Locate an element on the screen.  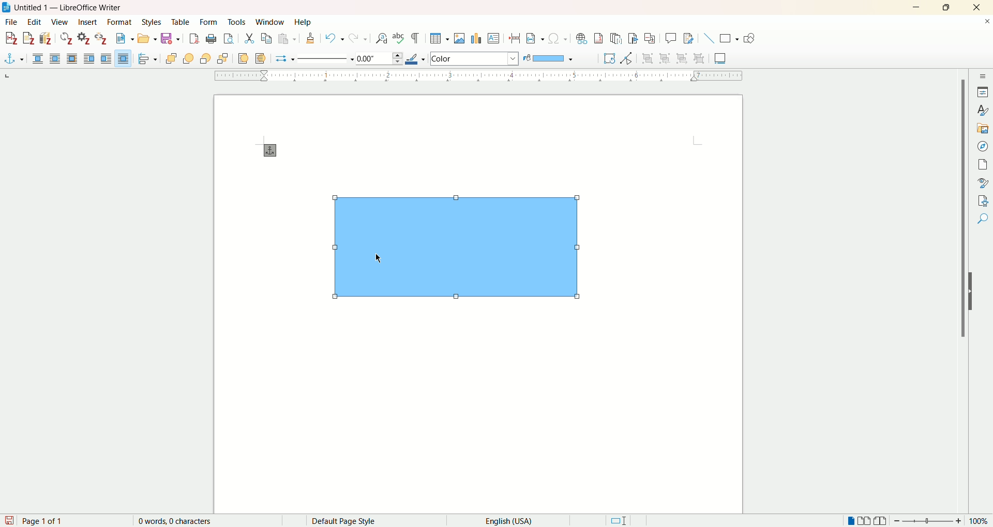
ungroup is located at coordinates (700, 59).